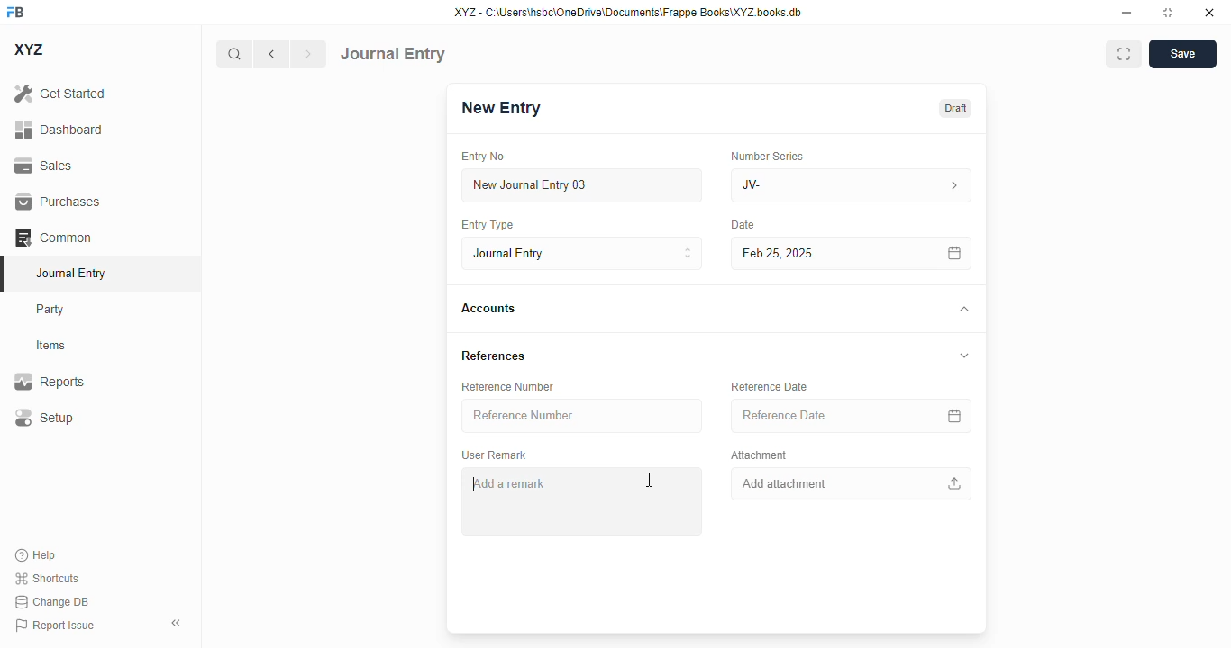 The width and height of the screenshot is (1231, 648). What do you see at coordinates (50, 310) in the screenshot?
I see `party` at bounding box center [50, 310].